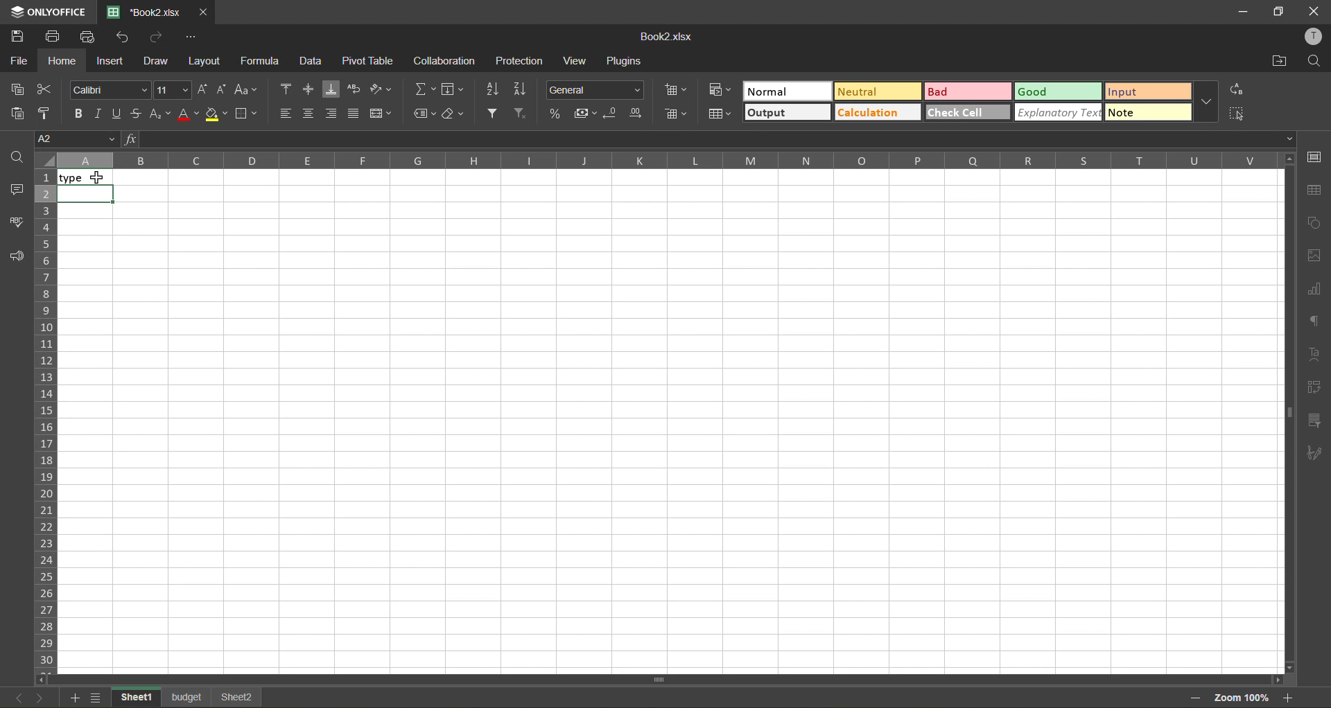 The height and width of the screenshot is (708, 1331). What do you see at coordinates (15, 156) in the screenshot?
I see `find` at bounding box center [15, 156].